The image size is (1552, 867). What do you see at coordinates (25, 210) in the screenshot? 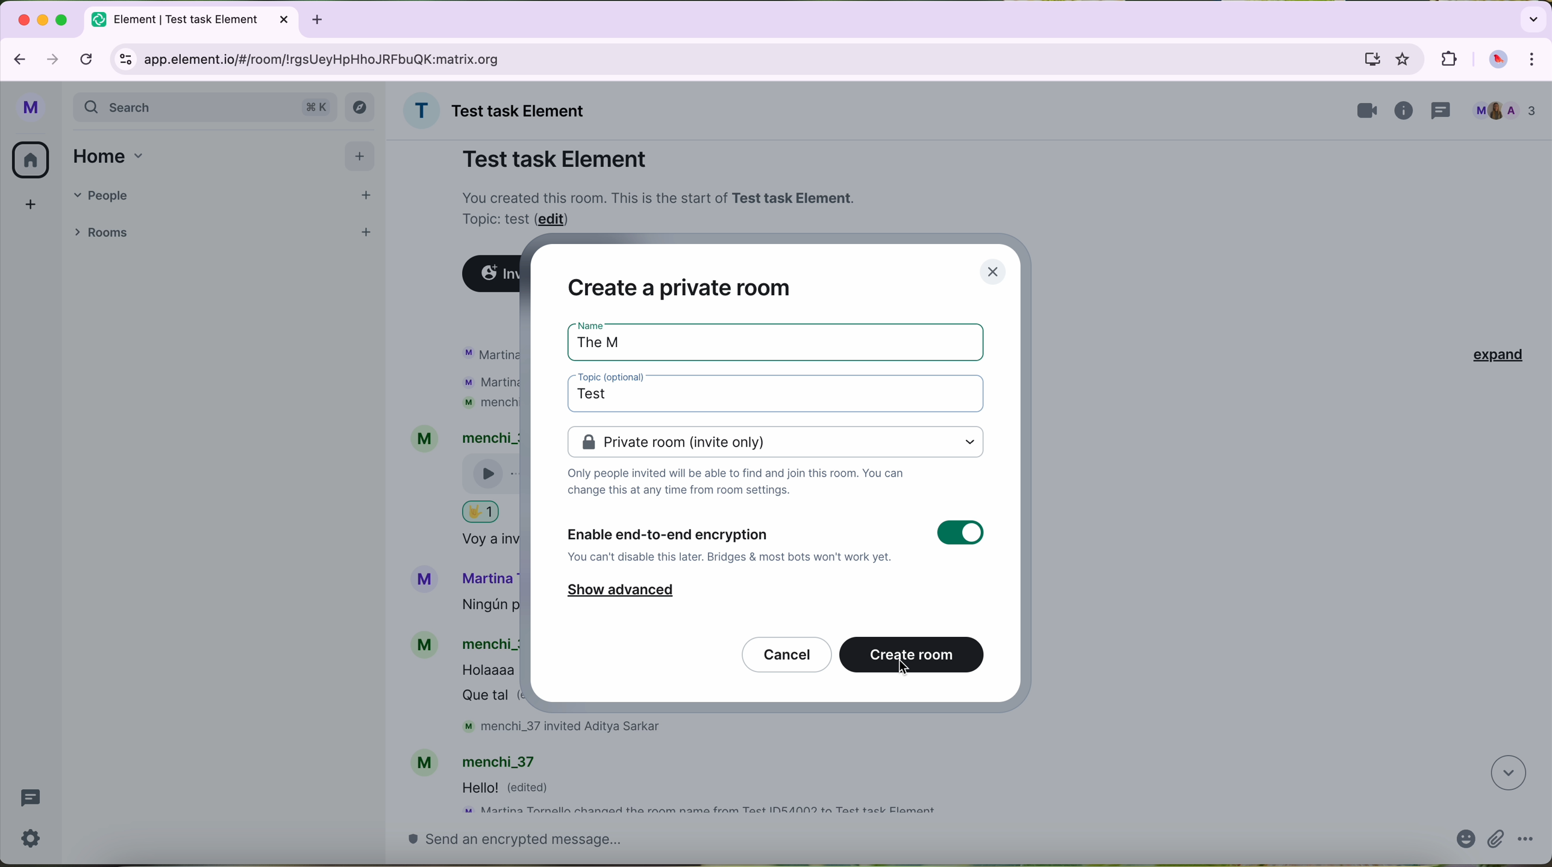
I see `add` at bounding box center [25, 210].